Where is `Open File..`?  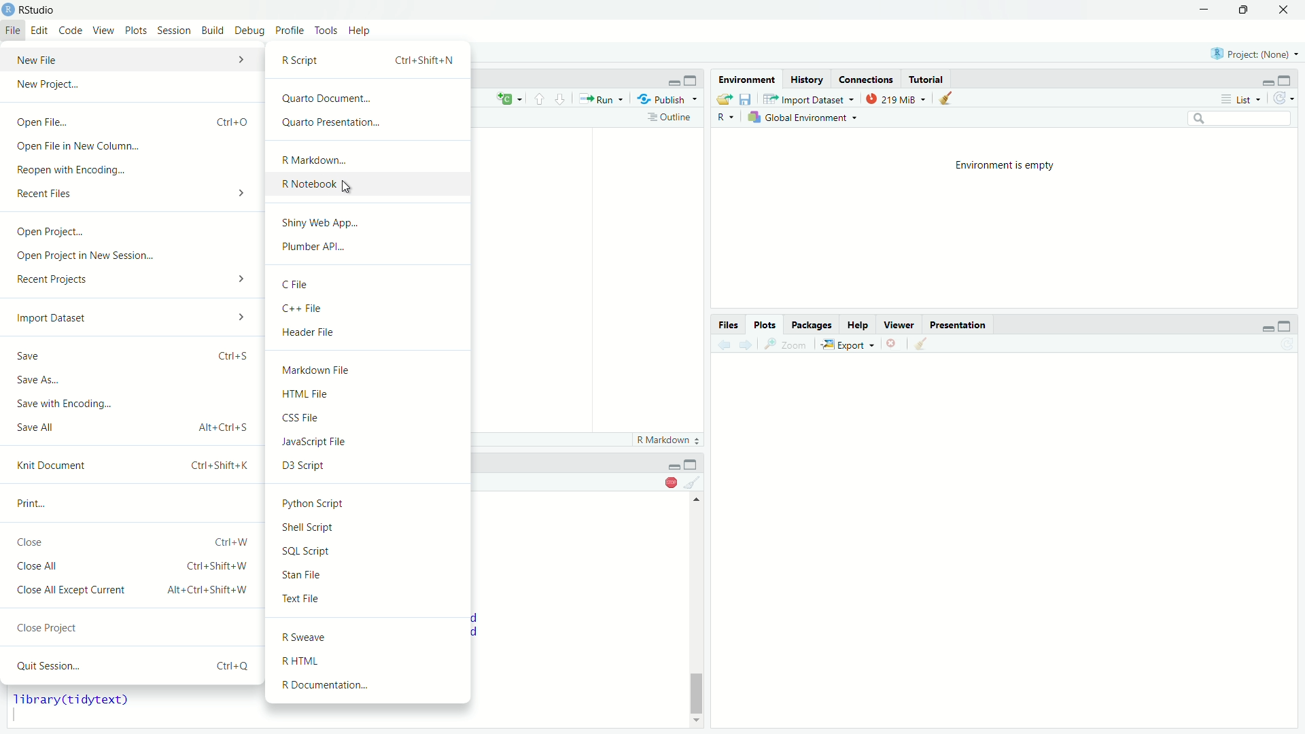 Open File.. is located at coordinates (133, 121).